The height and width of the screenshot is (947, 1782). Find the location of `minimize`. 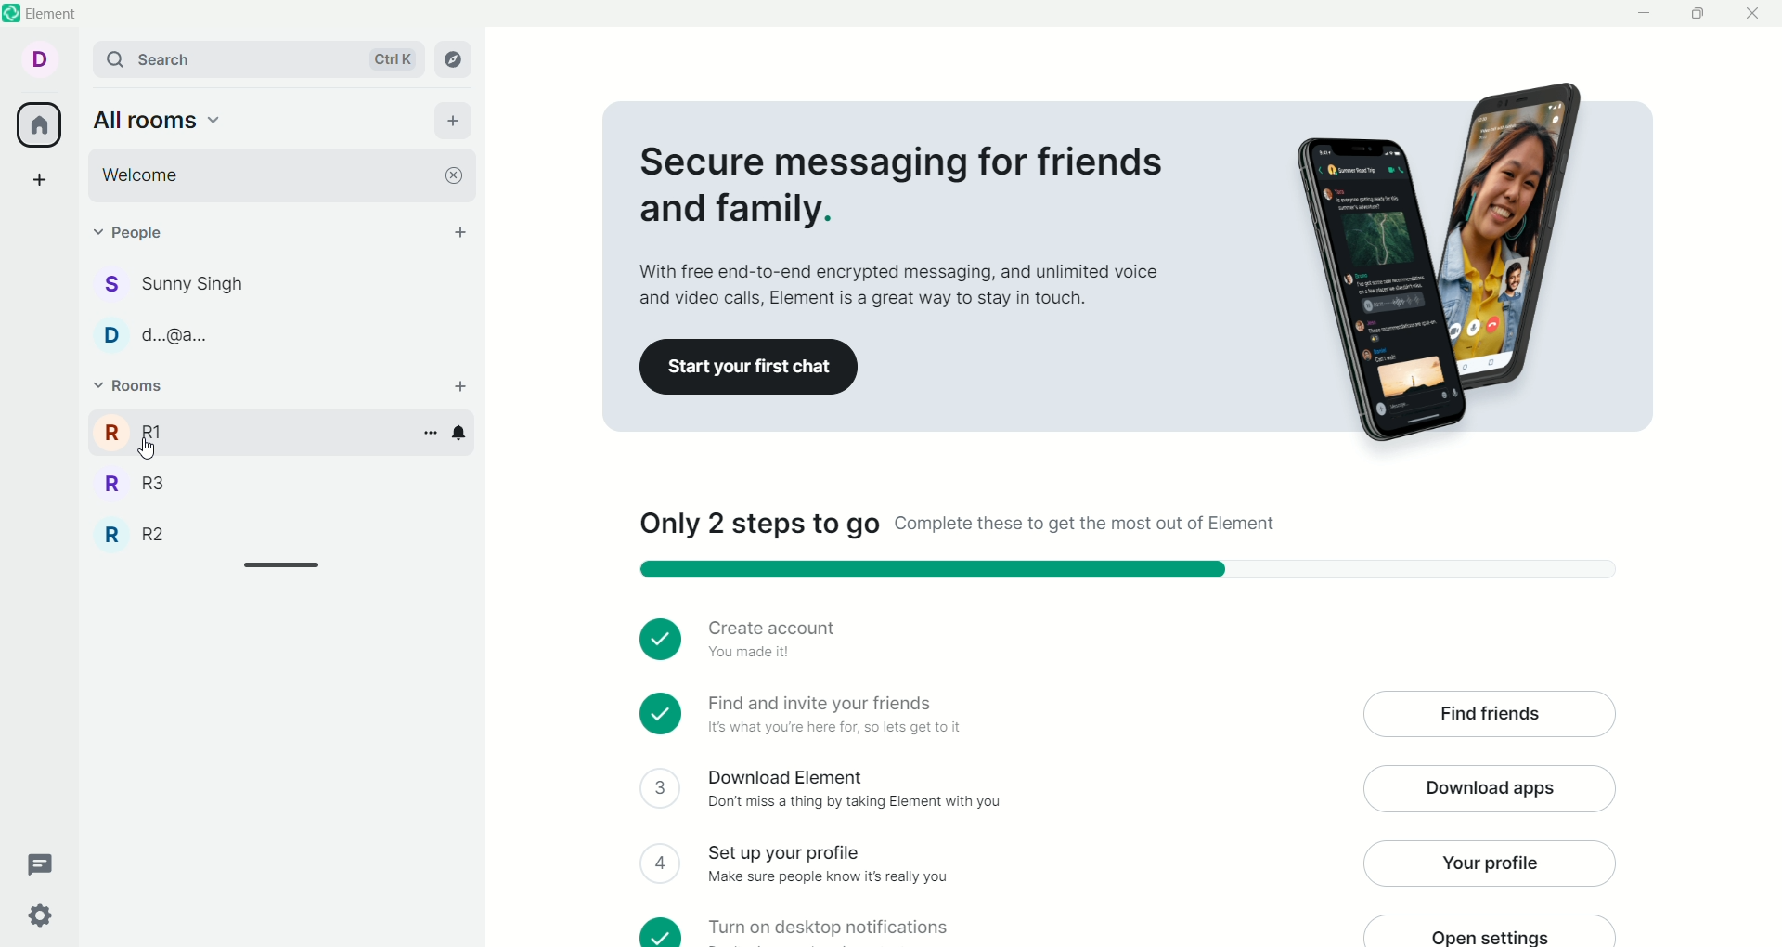

minimize is located at coordinates (1645, 14).